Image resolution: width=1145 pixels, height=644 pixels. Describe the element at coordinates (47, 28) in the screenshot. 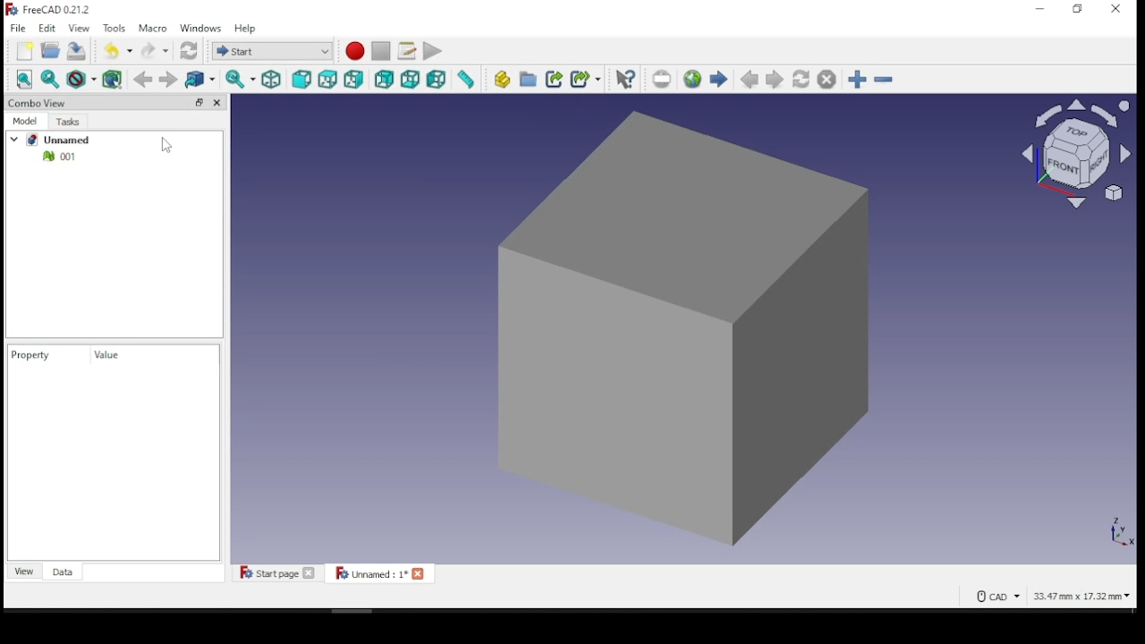

I see `edit` at that location.